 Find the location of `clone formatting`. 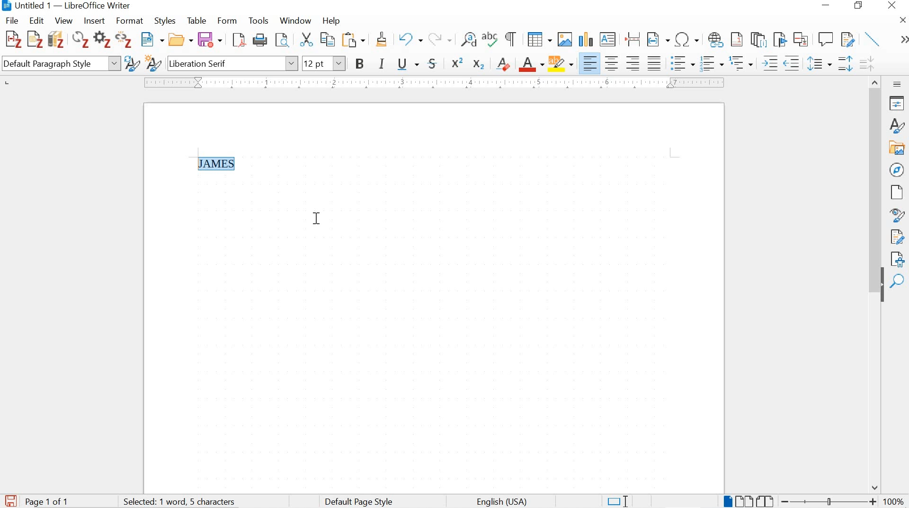

clone formatting is located at coordinates (383, 41).